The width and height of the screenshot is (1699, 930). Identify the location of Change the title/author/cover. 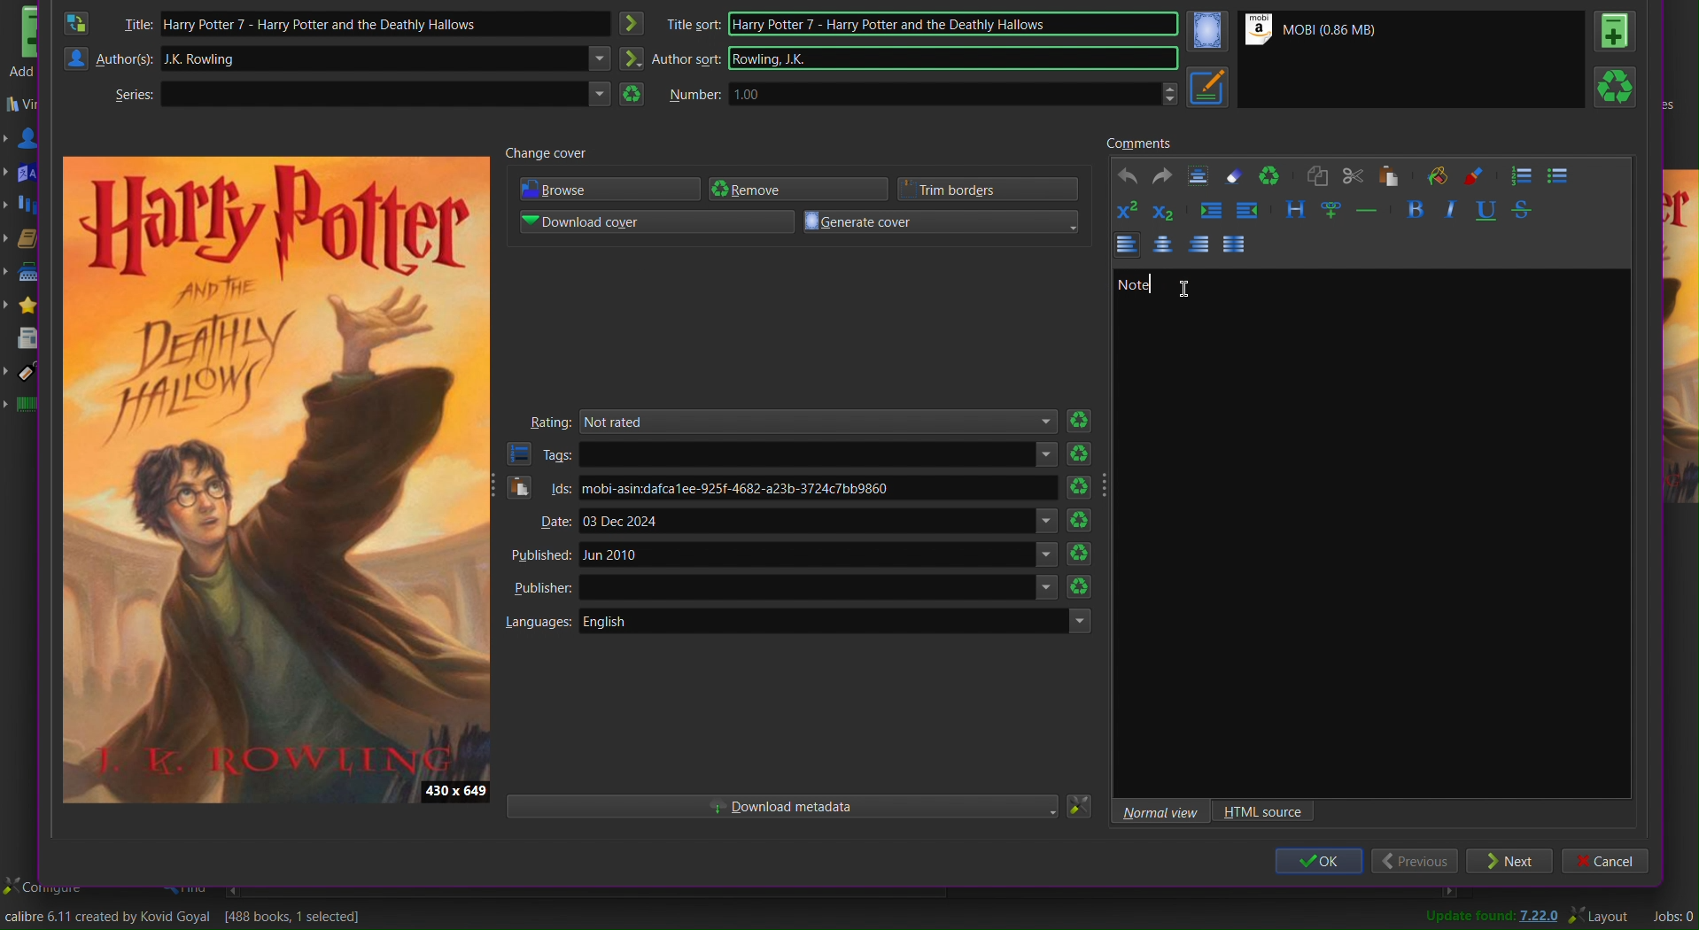
(192, 917).